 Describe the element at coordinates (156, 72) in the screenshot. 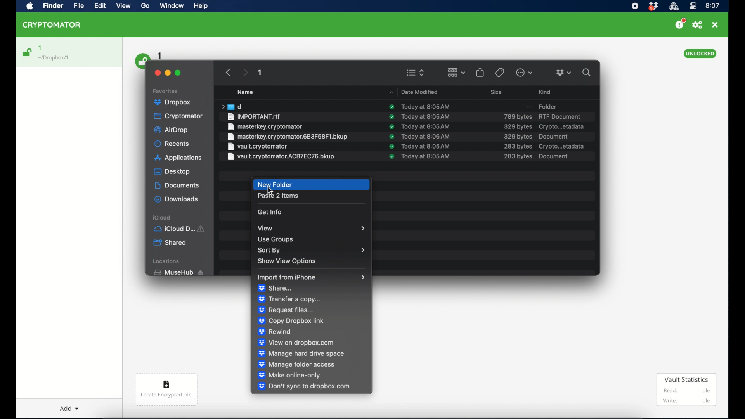

I see `close` at that location.